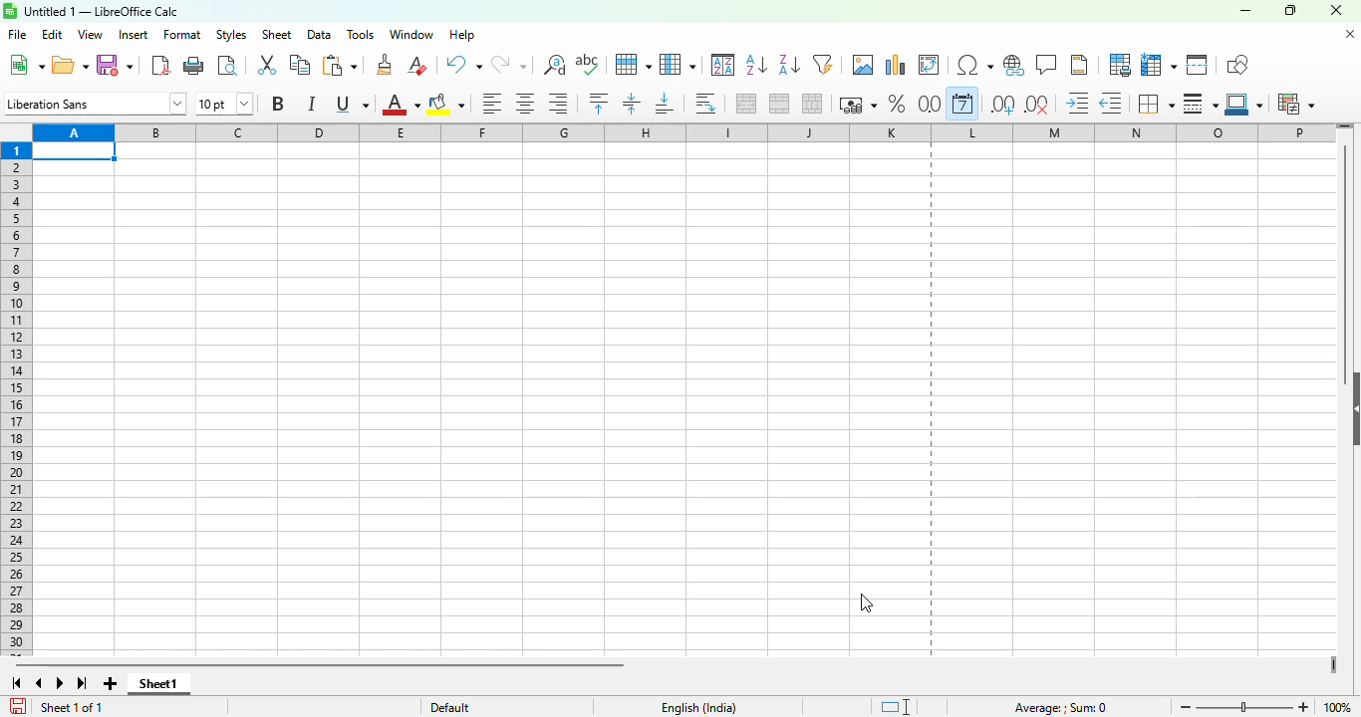  Describe the element at coordinates (111, 684) in the screenshot. I see `add new sheet` at that location.